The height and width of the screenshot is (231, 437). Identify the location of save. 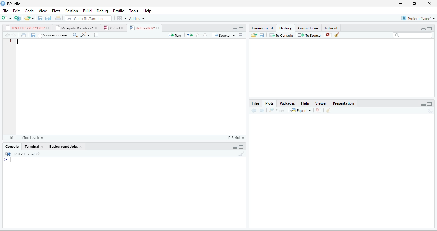
(33, 35).